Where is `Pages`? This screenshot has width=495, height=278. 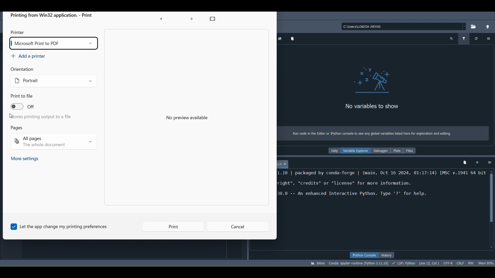
Pages is located at coordinates (16, 128).